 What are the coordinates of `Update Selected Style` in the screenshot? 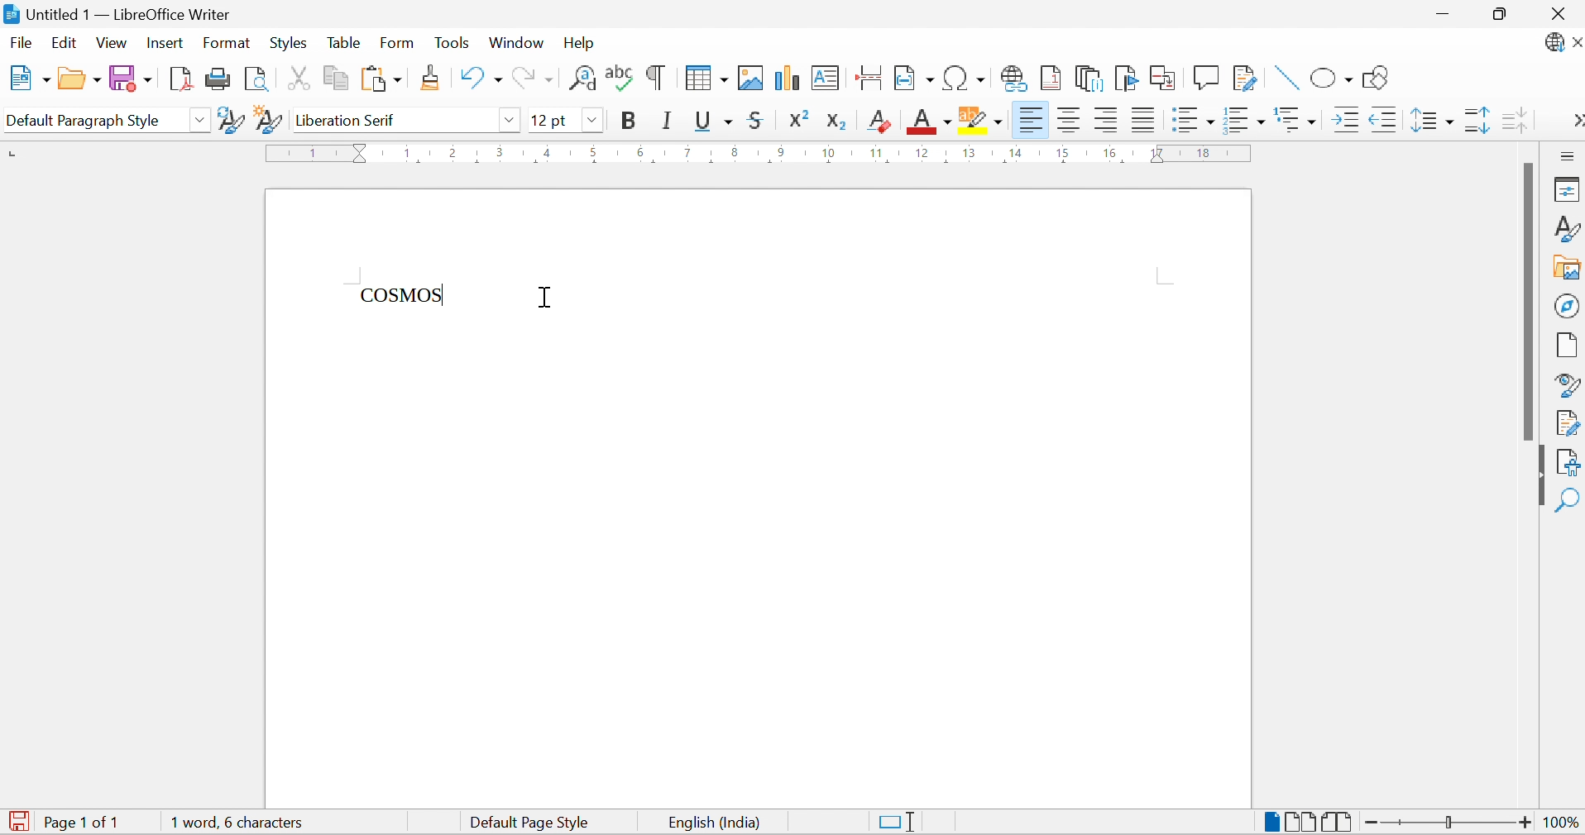 It's located at (230, 120).